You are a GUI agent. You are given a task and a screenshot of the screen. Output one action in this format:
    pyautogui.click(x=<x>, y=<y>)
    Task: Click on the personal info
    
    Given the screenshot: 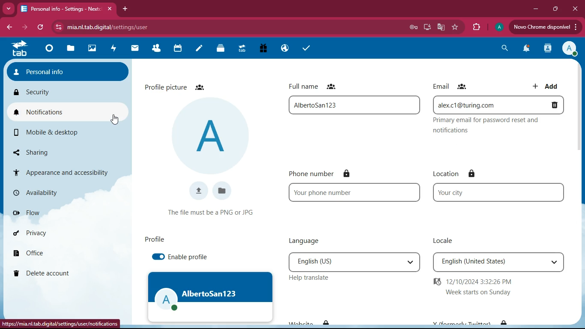 What is the action you would take?
    pyautogui.click(x=65, y=71)
    